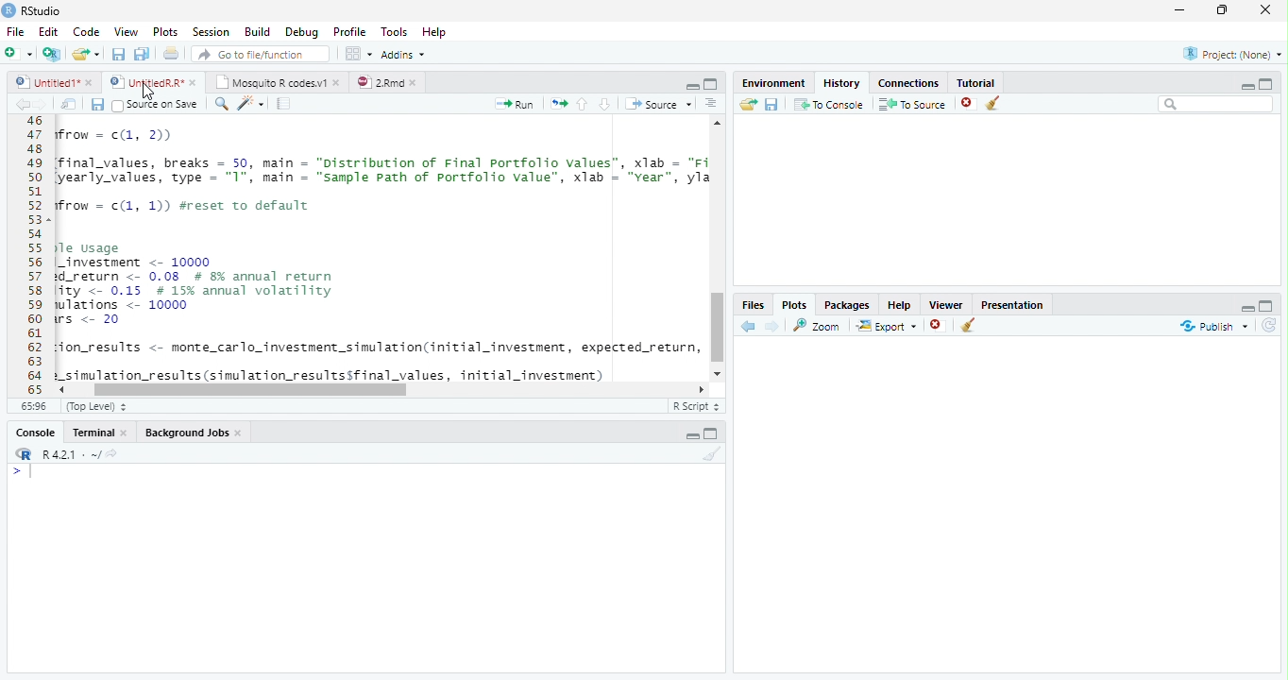 This screenshot has height=680, width=1288. Describe the element at coordinates (1268, 304) in the screenshot. I see `Full Height` at that location.